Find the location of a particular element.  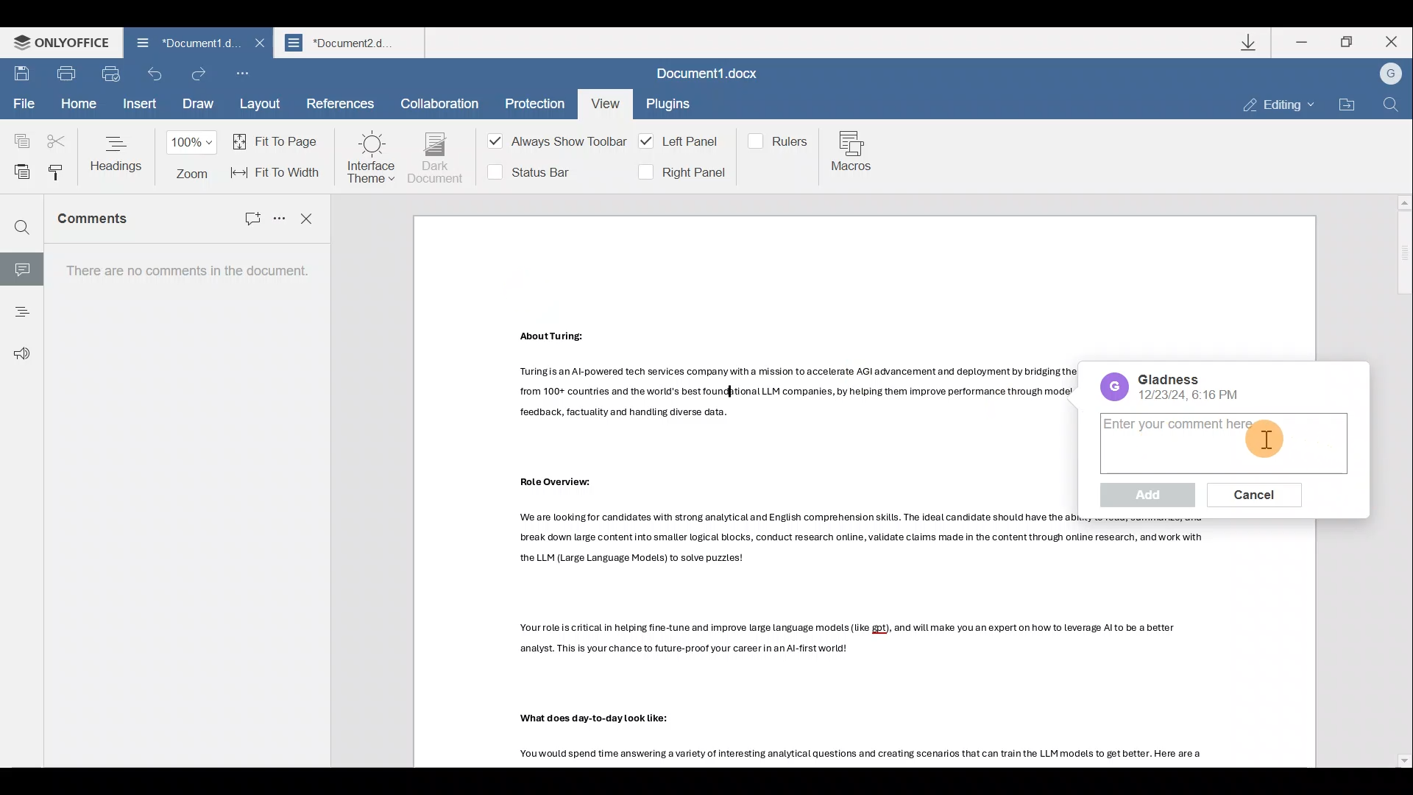

Close is located at coordinates (257, 48).